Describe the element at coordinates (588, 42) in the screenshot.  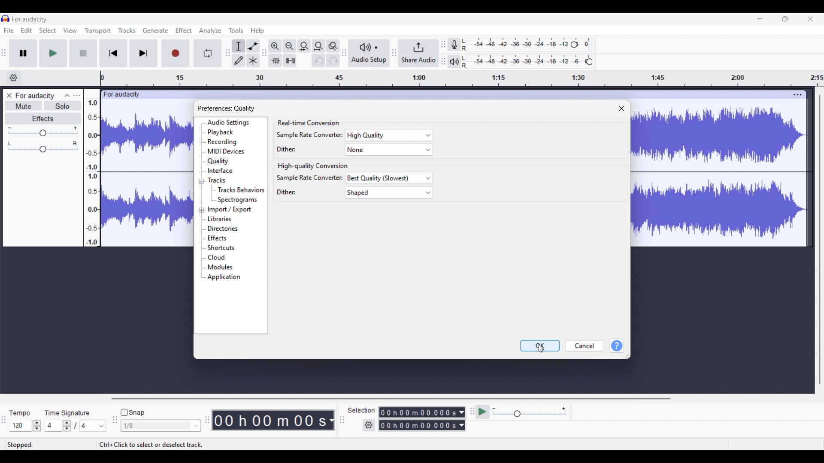
I see `0` at that location.